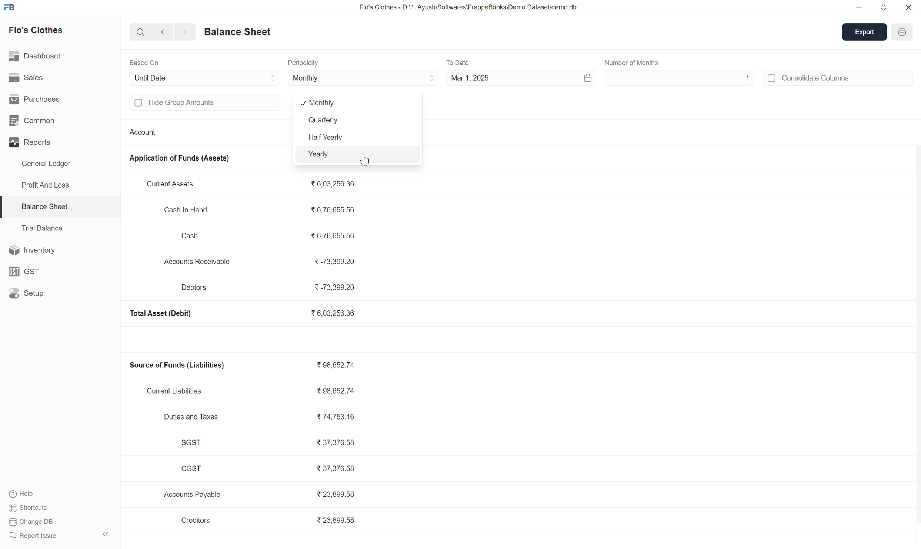  What do you see at coordinates (864, 33) in the screenshot?
I see `export` at bounding box center [864, 33].